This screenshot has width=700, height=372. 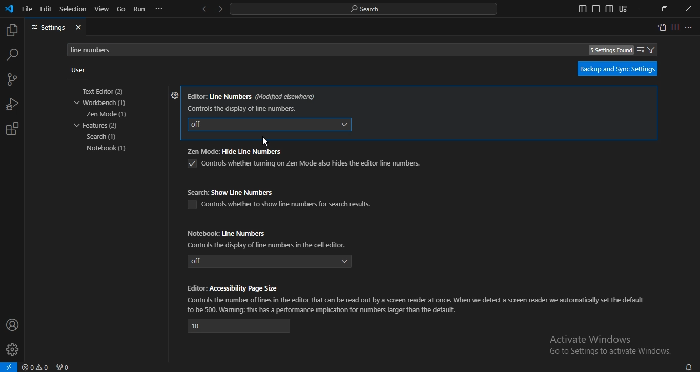 I want to click on Notebook: Line Numbers.
Controls the display of line numbers in the cell editor., so click(x=270, y=238).